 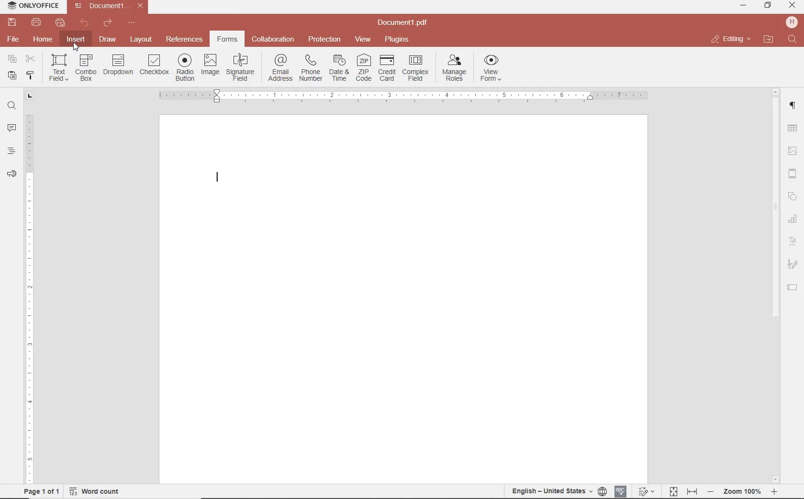 I want to click on home, so click(x=42, y=39).